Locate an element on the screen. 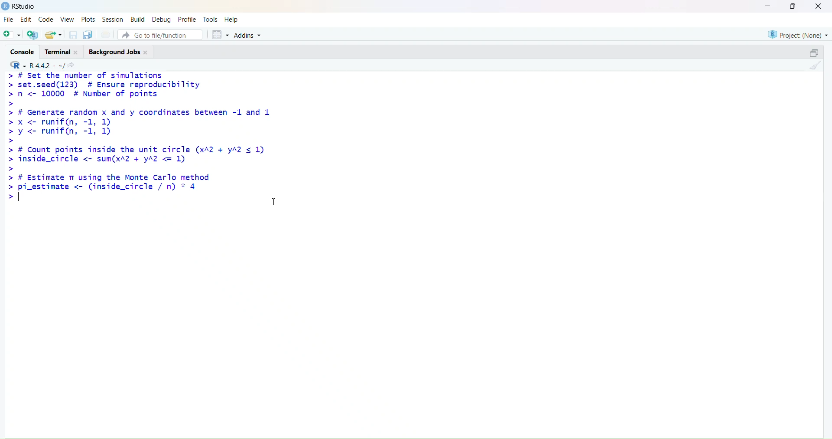  Close is located at coordinates (818, 7).